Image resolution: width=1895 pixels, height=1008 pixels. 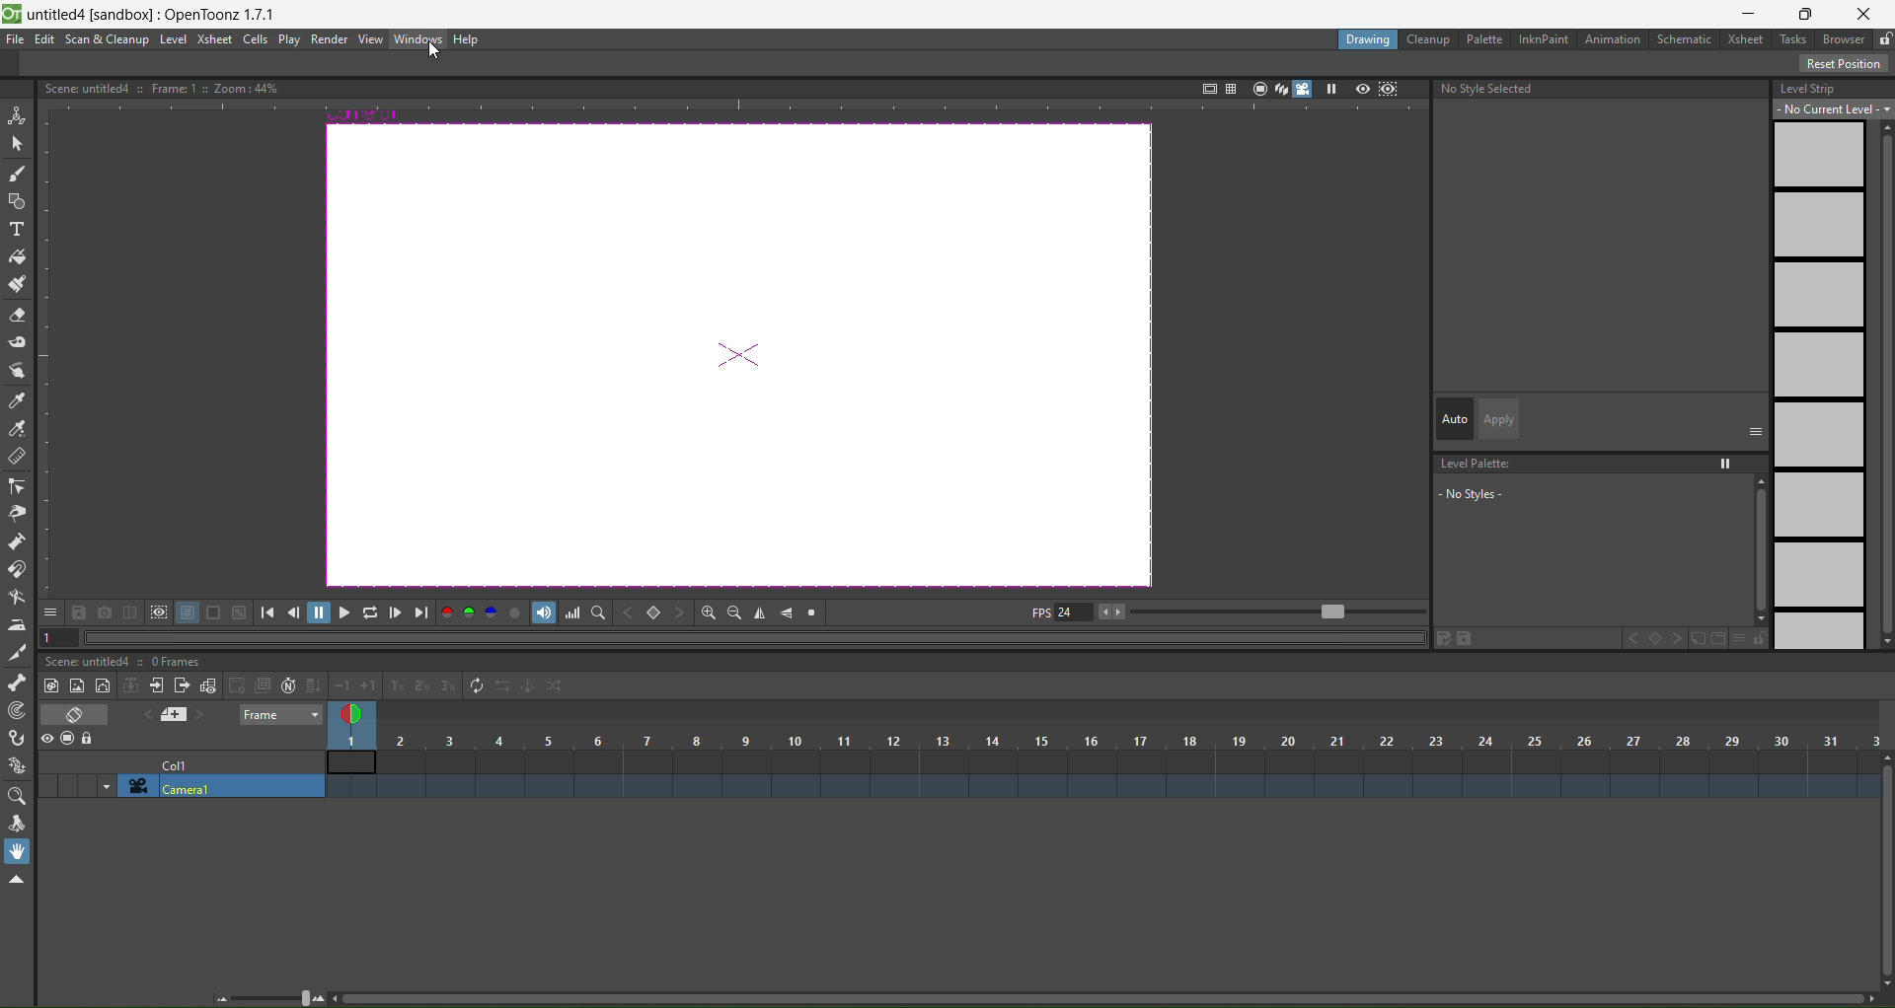 What do you see at coordinates (734, 612) in the screenshot?
I see `zoom out` at bounding box center [734, 612].